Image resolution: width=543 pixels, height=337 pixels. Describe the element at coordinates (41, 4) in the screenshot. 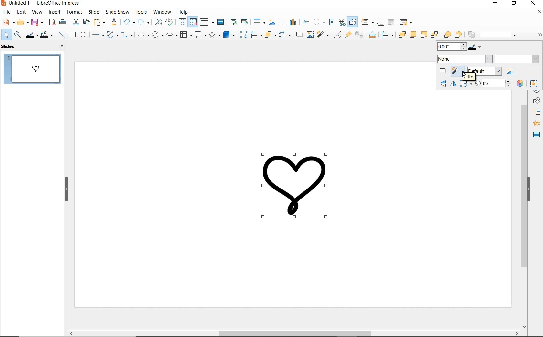

I see `Untitled 1 - LibreOffice Impress` at that location.